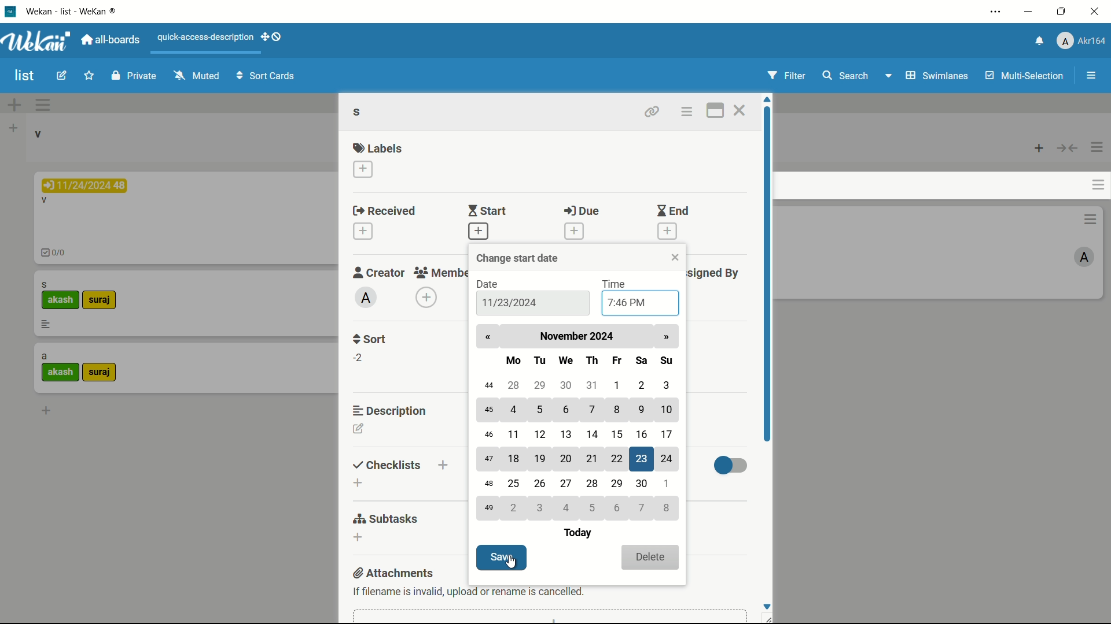  I want to click on cursor, so click(510, 563).